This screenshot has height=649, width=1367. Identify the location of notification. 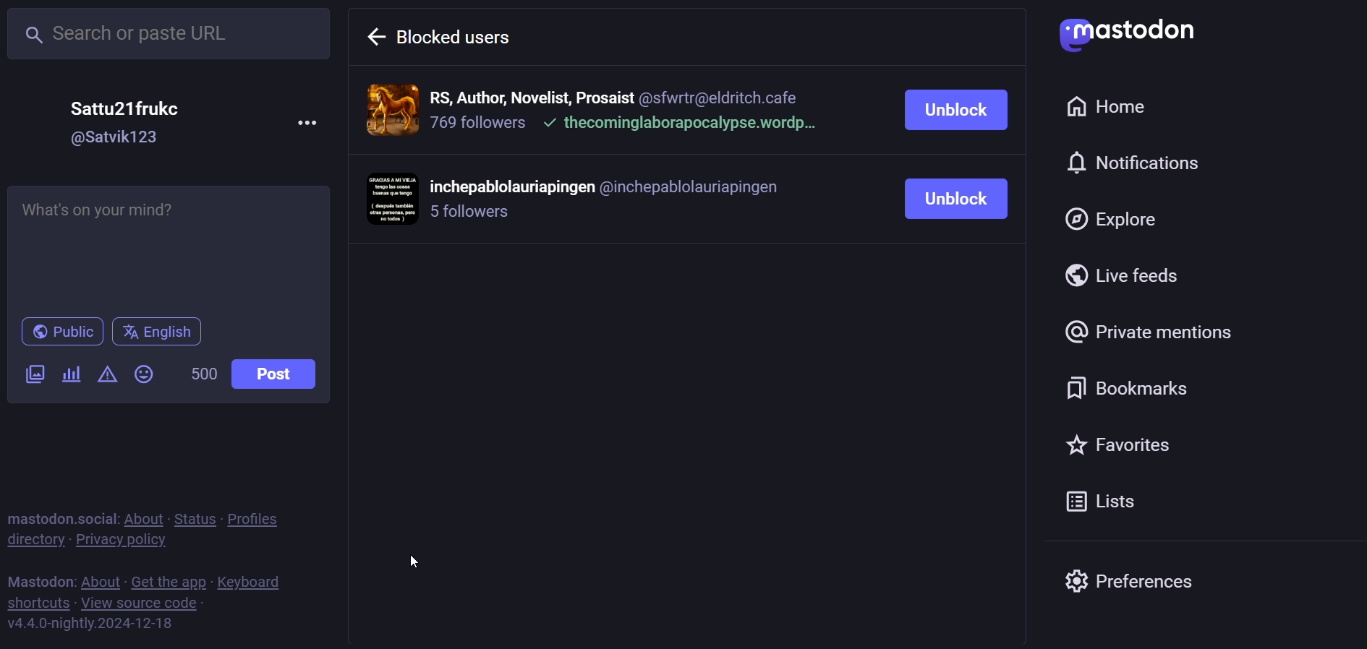
(1120, 166).